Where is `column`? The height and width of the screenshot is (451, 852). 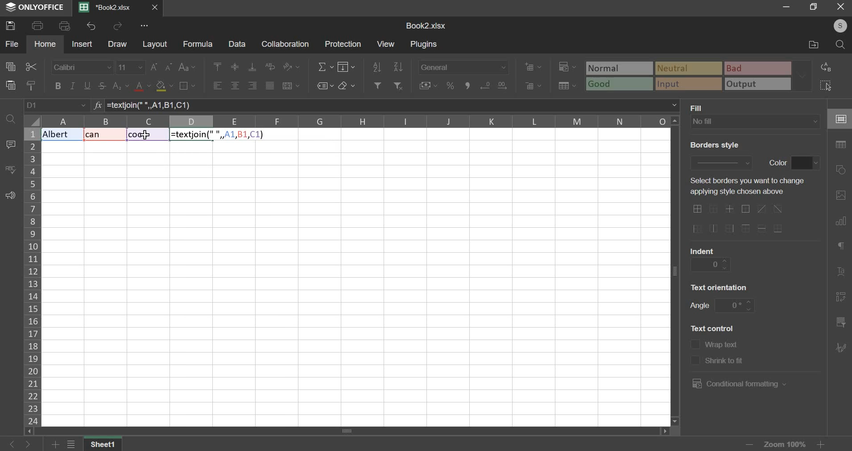 column is located at coordinates (32, 276).